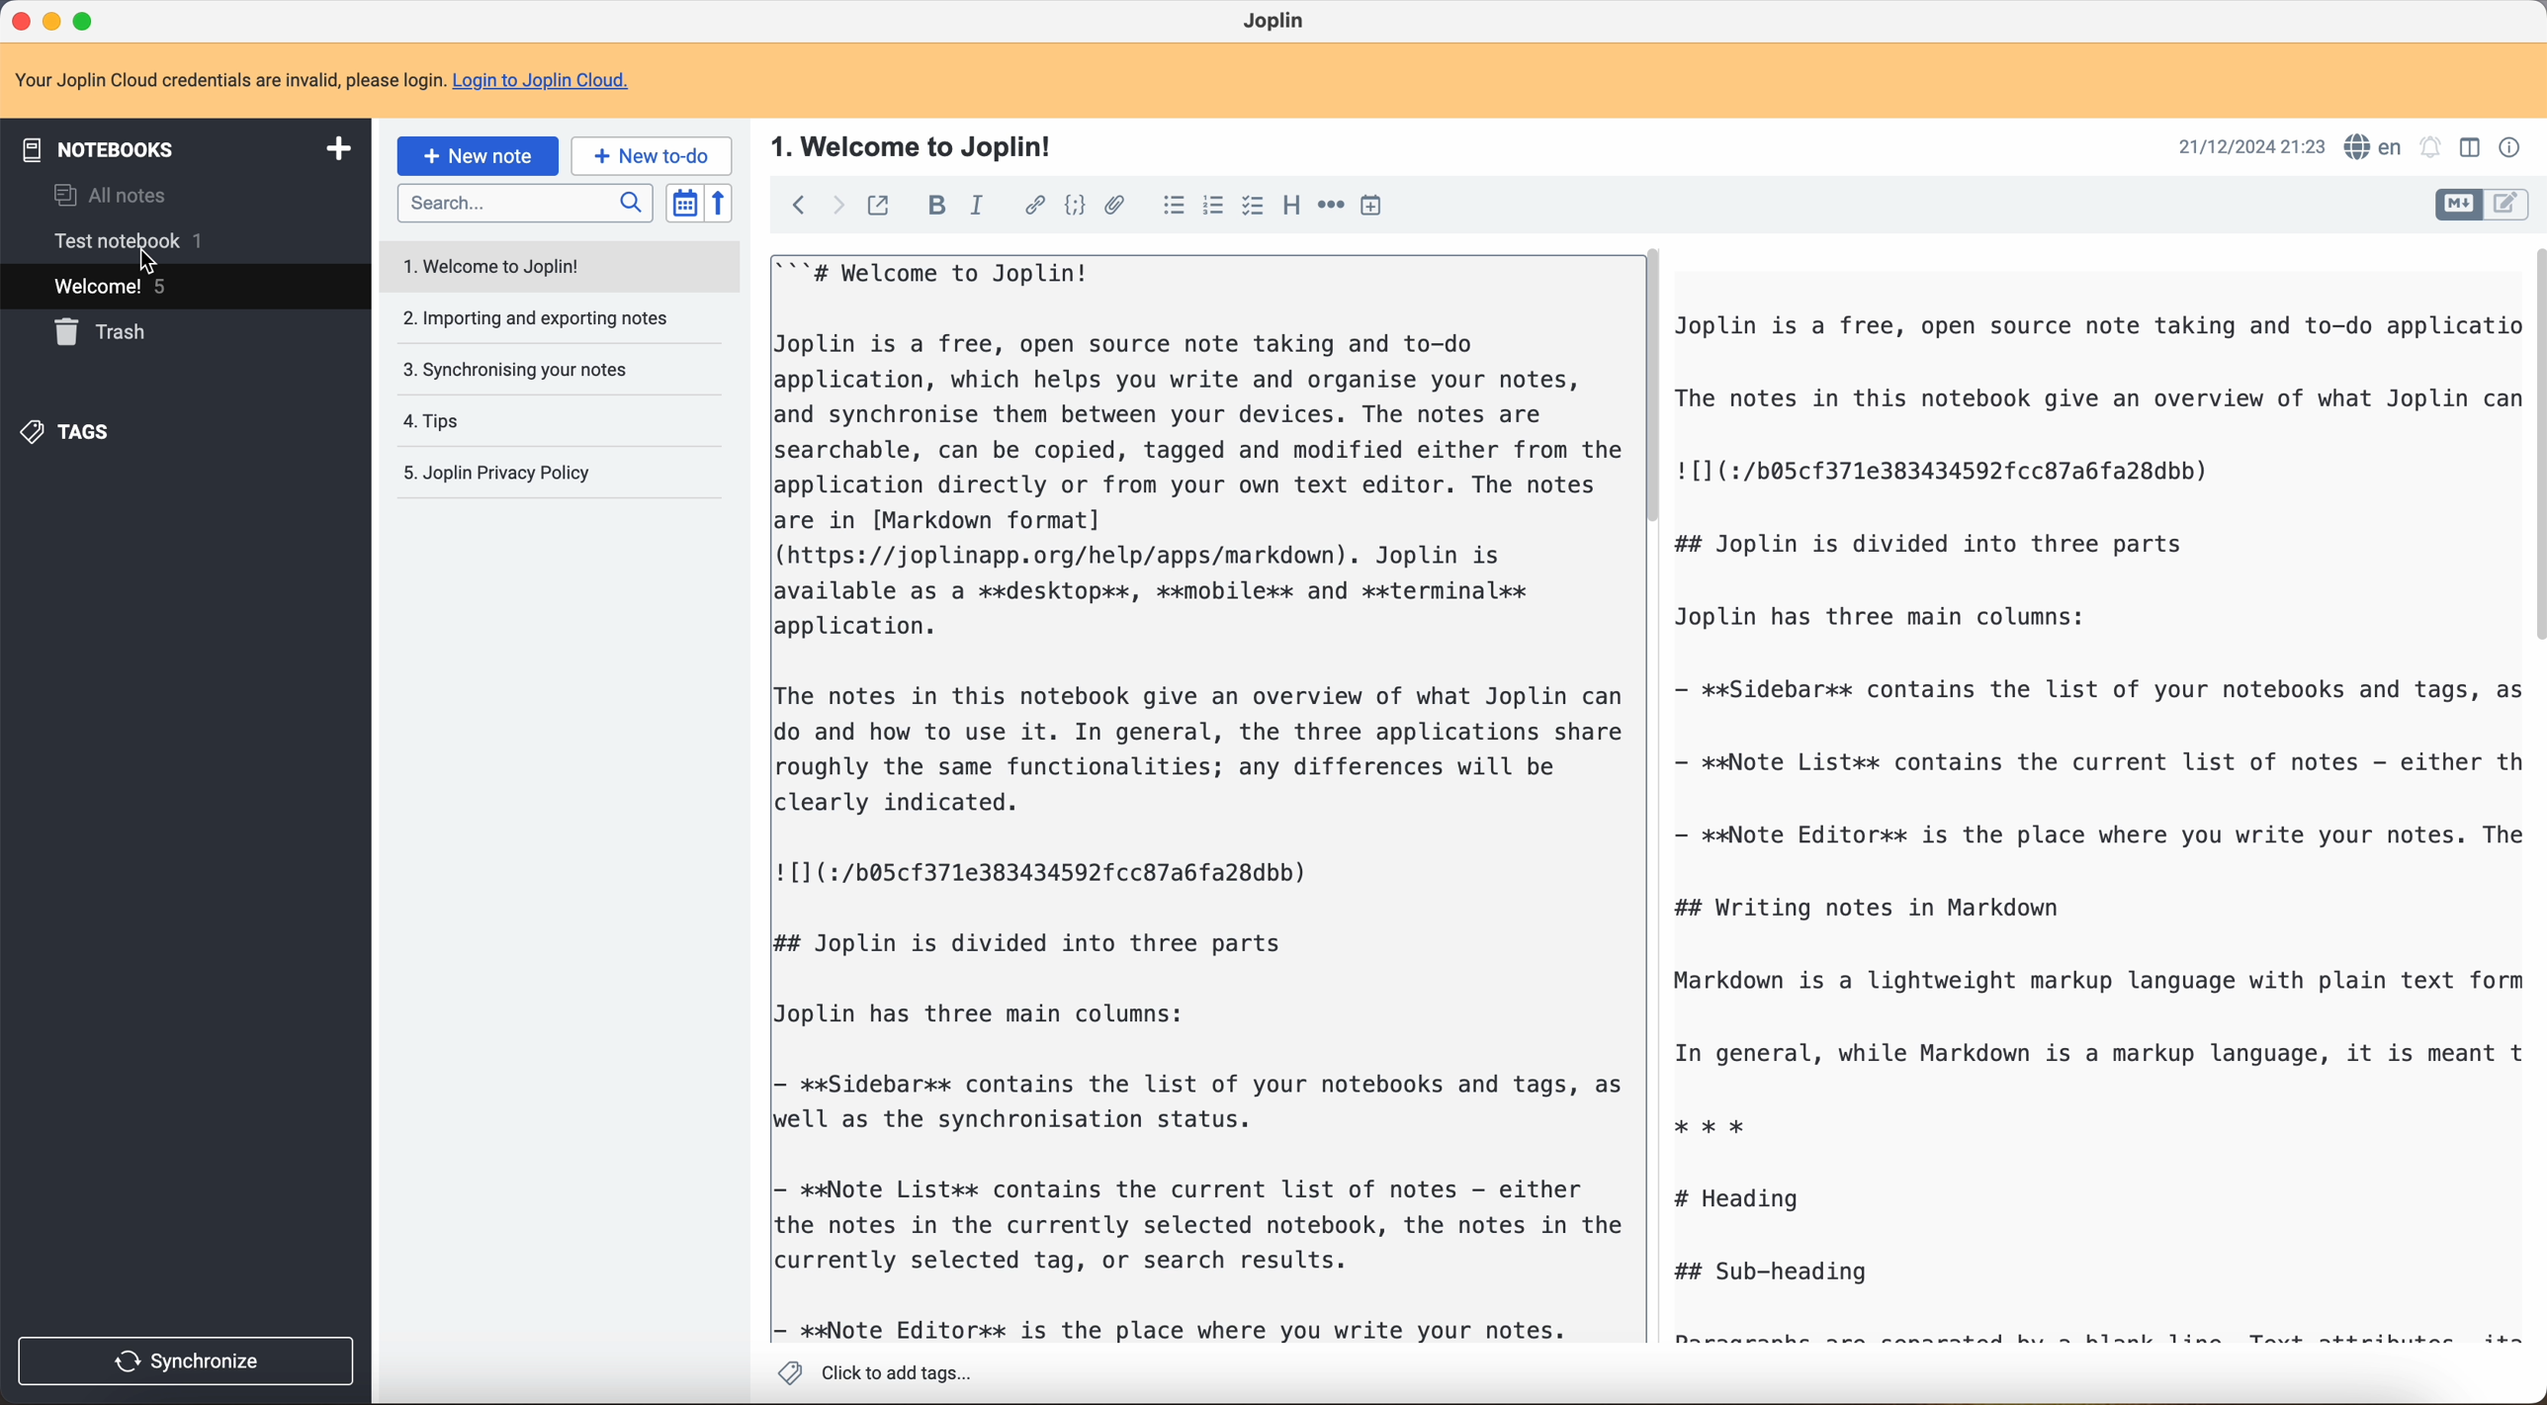  What do you see at coordinates (520, 269) in the screenshot?
I see `welcome to Joplin note` at bounding box center [520, 269].